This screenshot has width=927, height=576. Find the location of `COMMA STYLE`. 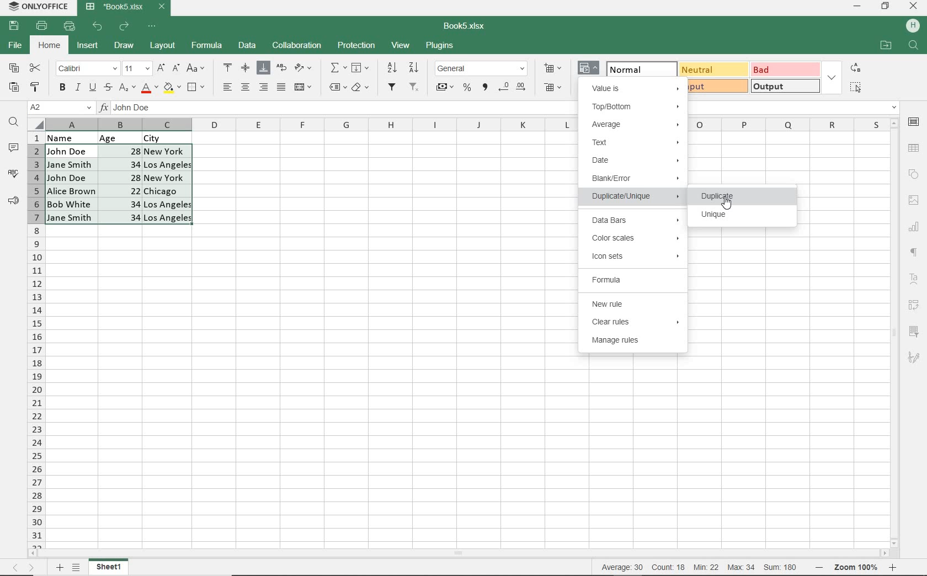

COMMA STYLE is located at coordinates (484, 87).